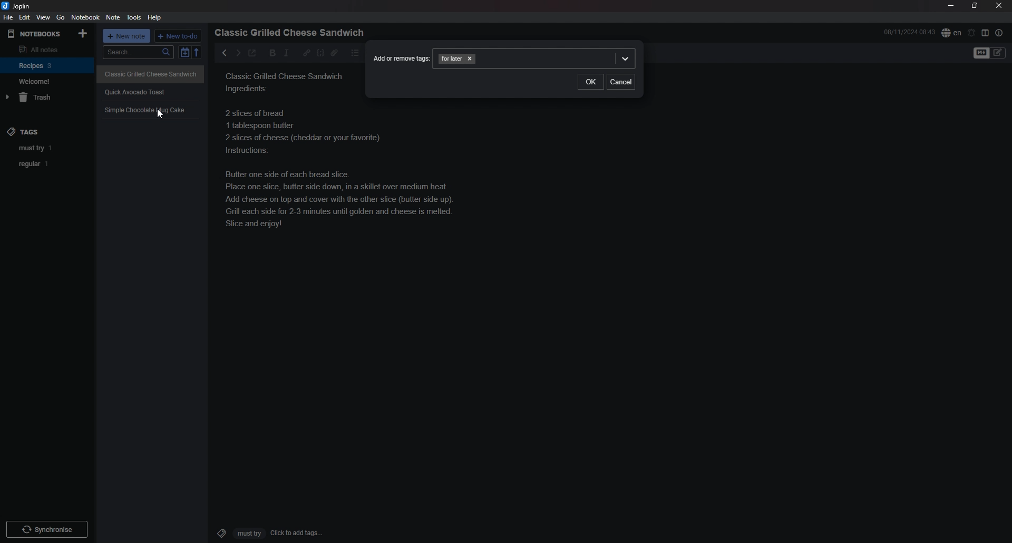  Describe the element at coordinates (48, 149) in the screenshot. I see `tag` at that location.